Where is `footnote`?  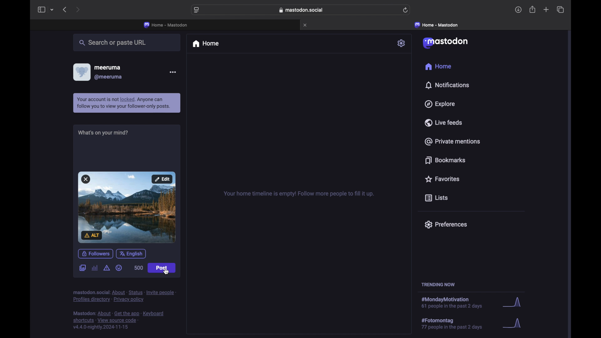
footnote is located at coordinates (119, 321).